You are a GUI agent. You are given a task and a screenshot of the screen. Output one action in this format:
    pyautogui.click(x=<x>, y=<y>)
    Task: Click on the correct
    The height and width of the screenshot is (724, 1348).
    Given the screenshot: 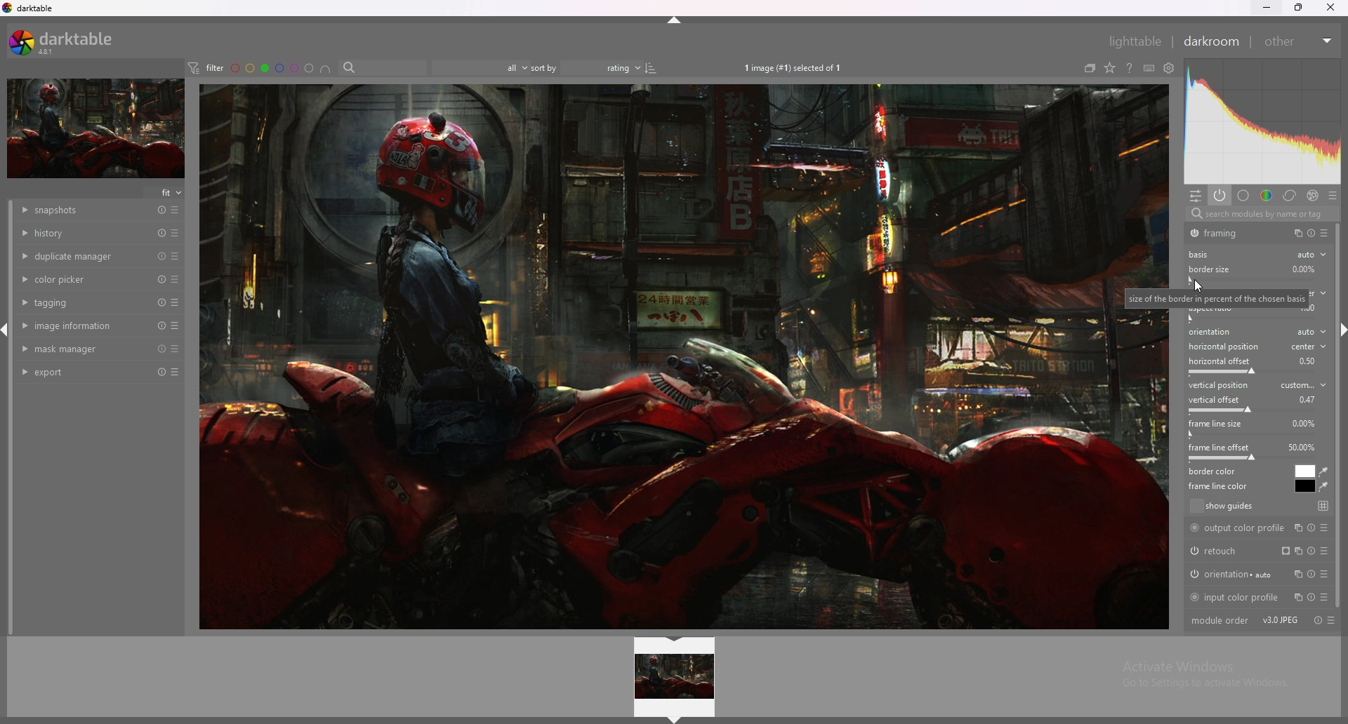 What is the action you would take?
    pyautogui.click(x=1288, y=196)
    